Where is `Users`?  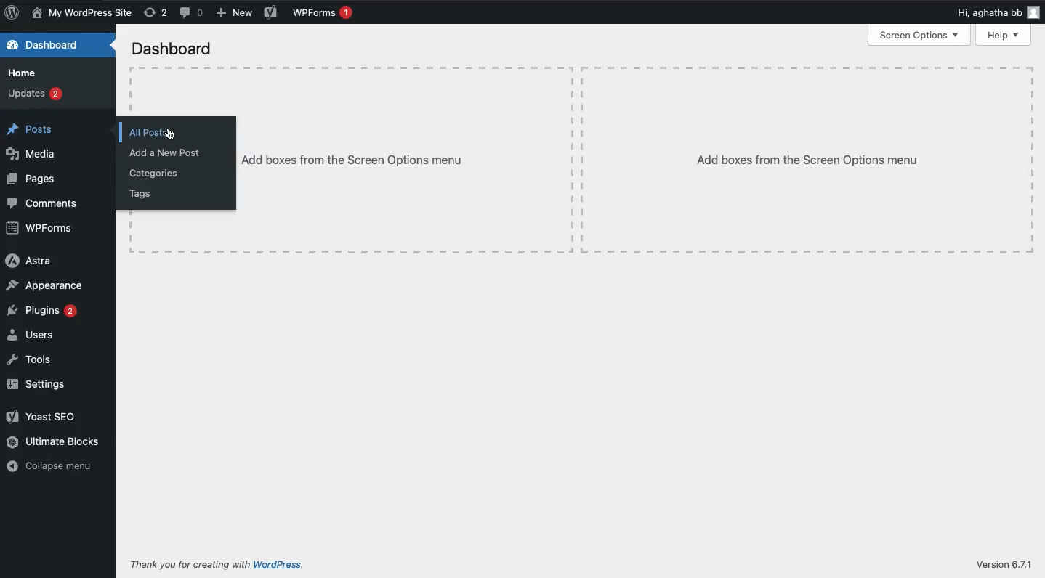
Users is located at coordinates (31, 336).